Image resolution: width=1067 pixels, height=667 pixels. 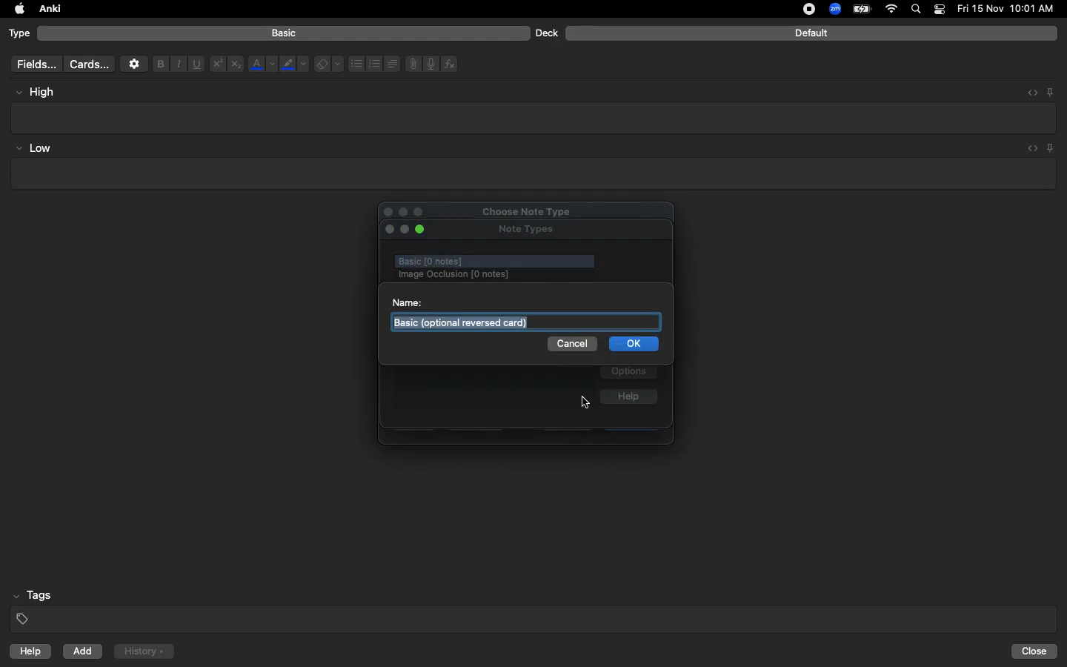 What do you see at coordinates (34, 149) in the screenshot?
I see `Low` at bounding box center [34, 149].